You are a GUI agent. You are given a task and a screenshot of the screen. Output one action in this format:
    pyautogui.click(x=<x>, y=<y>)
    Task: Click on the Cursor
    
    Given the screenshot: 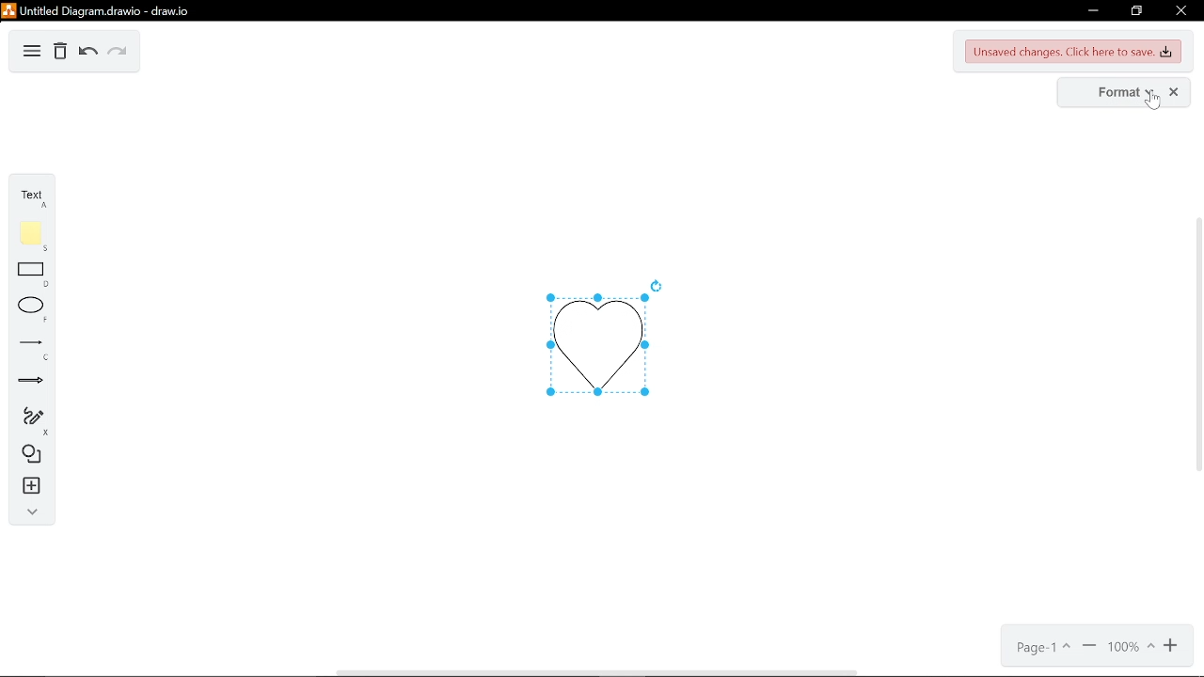 What is the action you would take?
    pyautogui.click(x=1151, y=102)
    